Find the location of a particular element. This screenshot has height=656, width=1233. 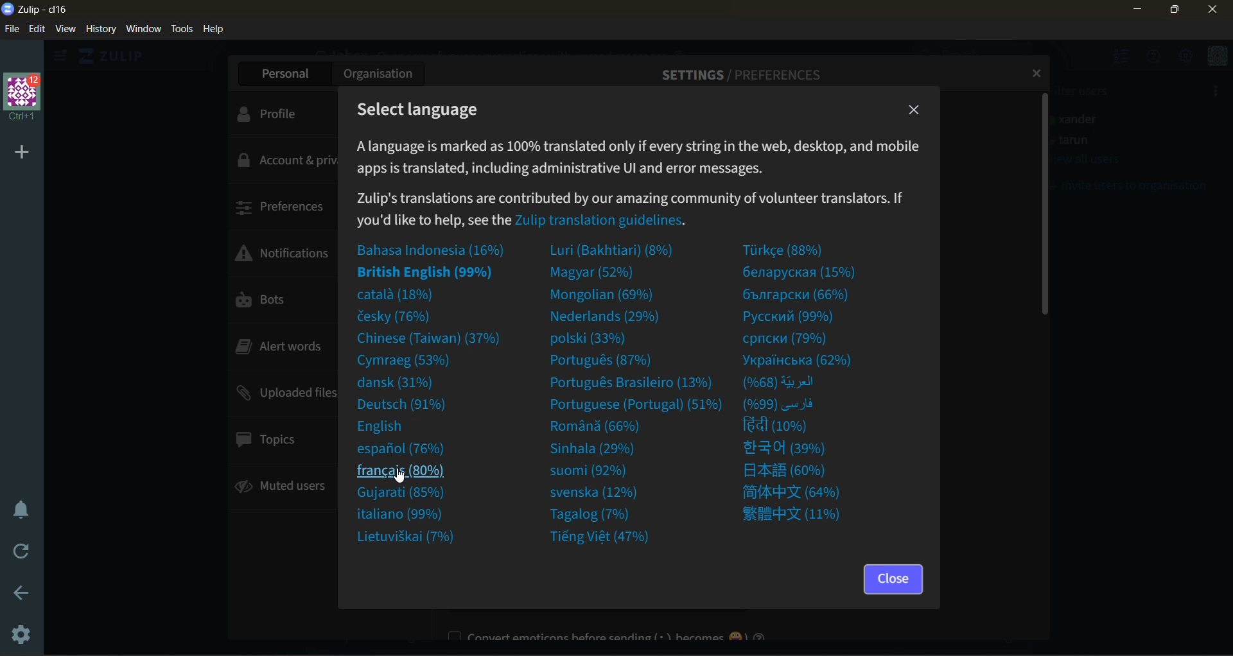

tools is located at coordinates (181, 29).